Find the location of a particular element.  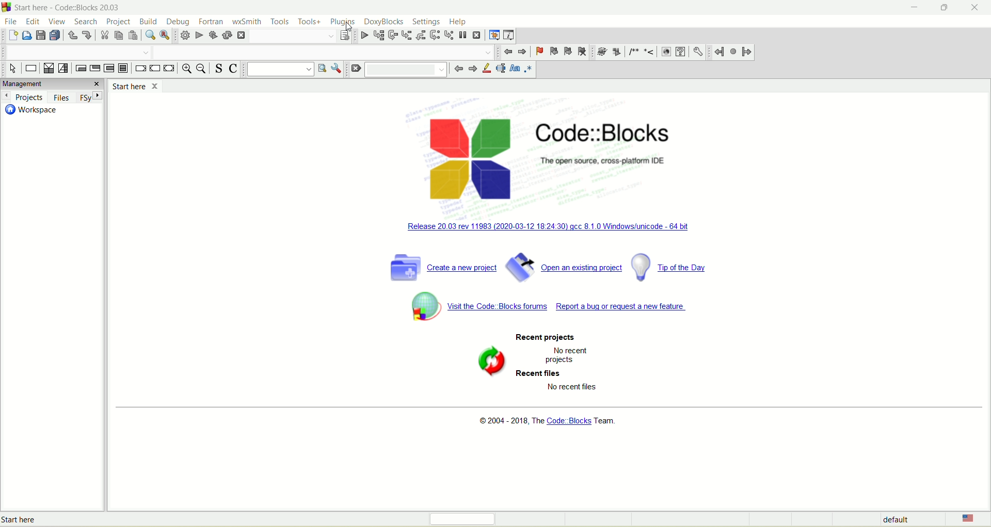

Search is located at coordinates (76, 52).